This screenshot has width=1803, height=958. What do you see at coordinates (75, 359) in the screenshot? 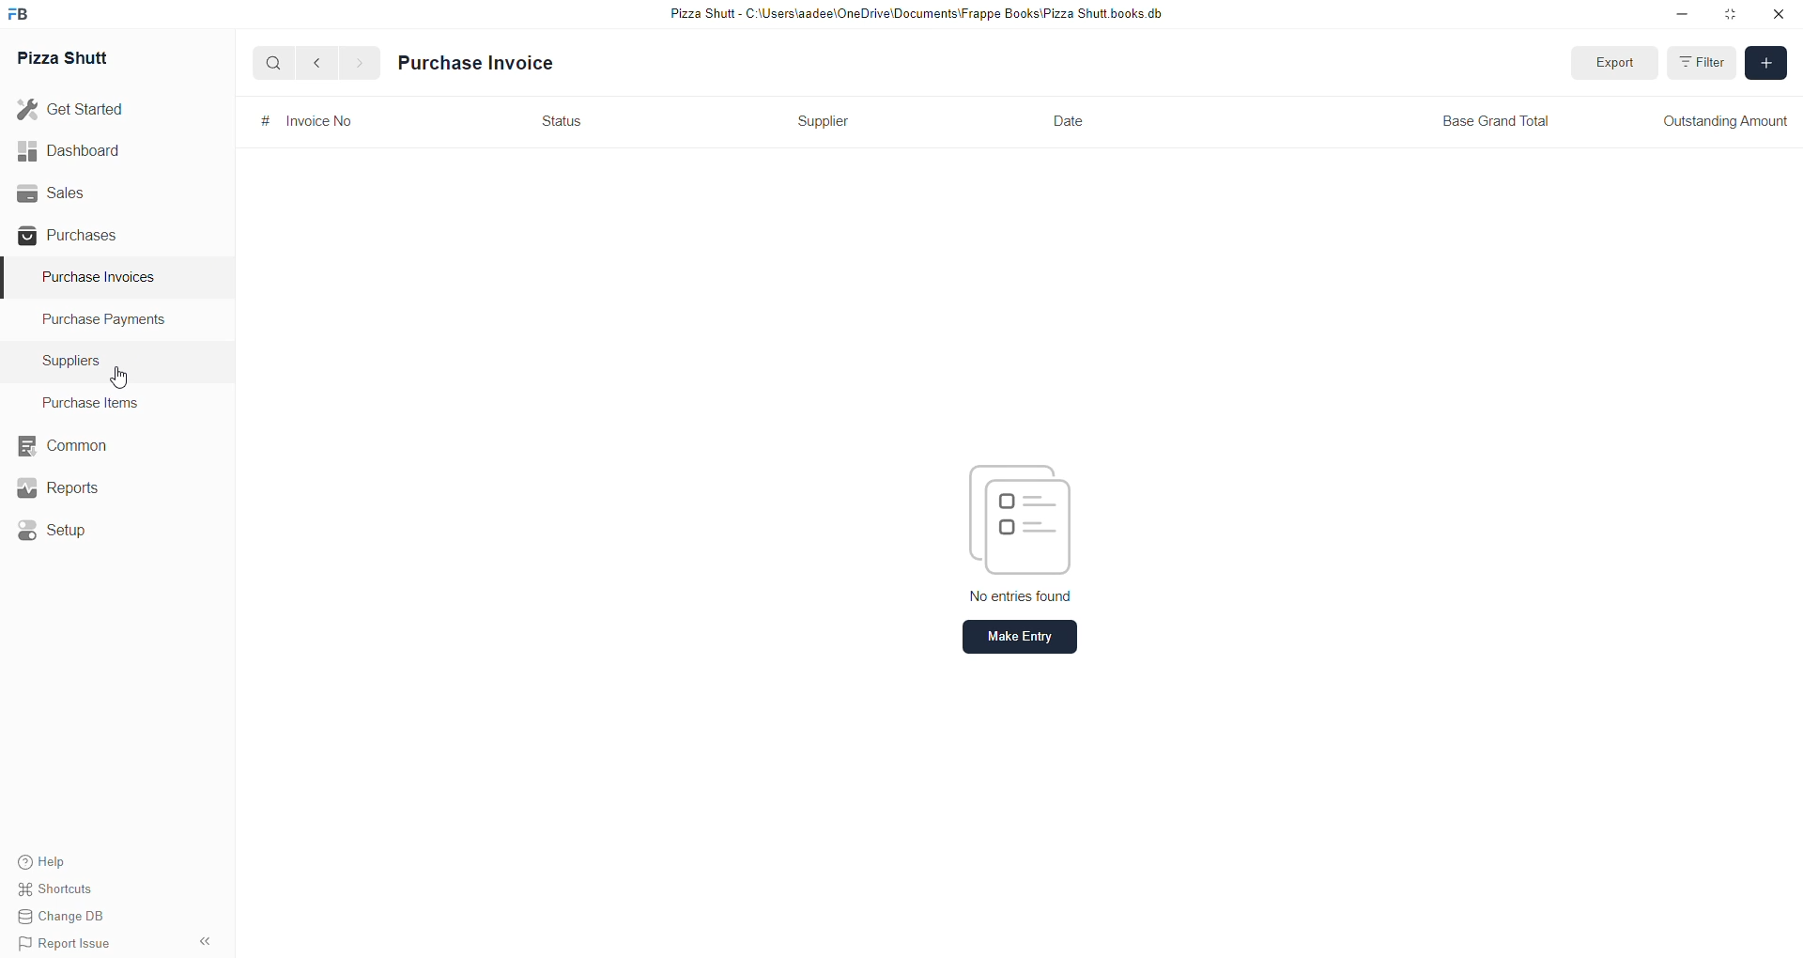
I see `Suppliers` at bounding box center [75, 359].